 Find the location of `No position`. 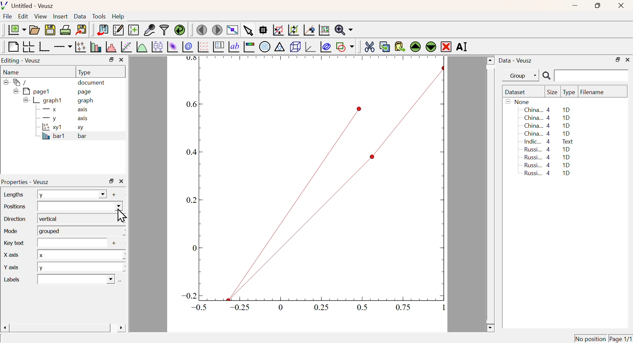

No position is located at coordinates (590, 338).